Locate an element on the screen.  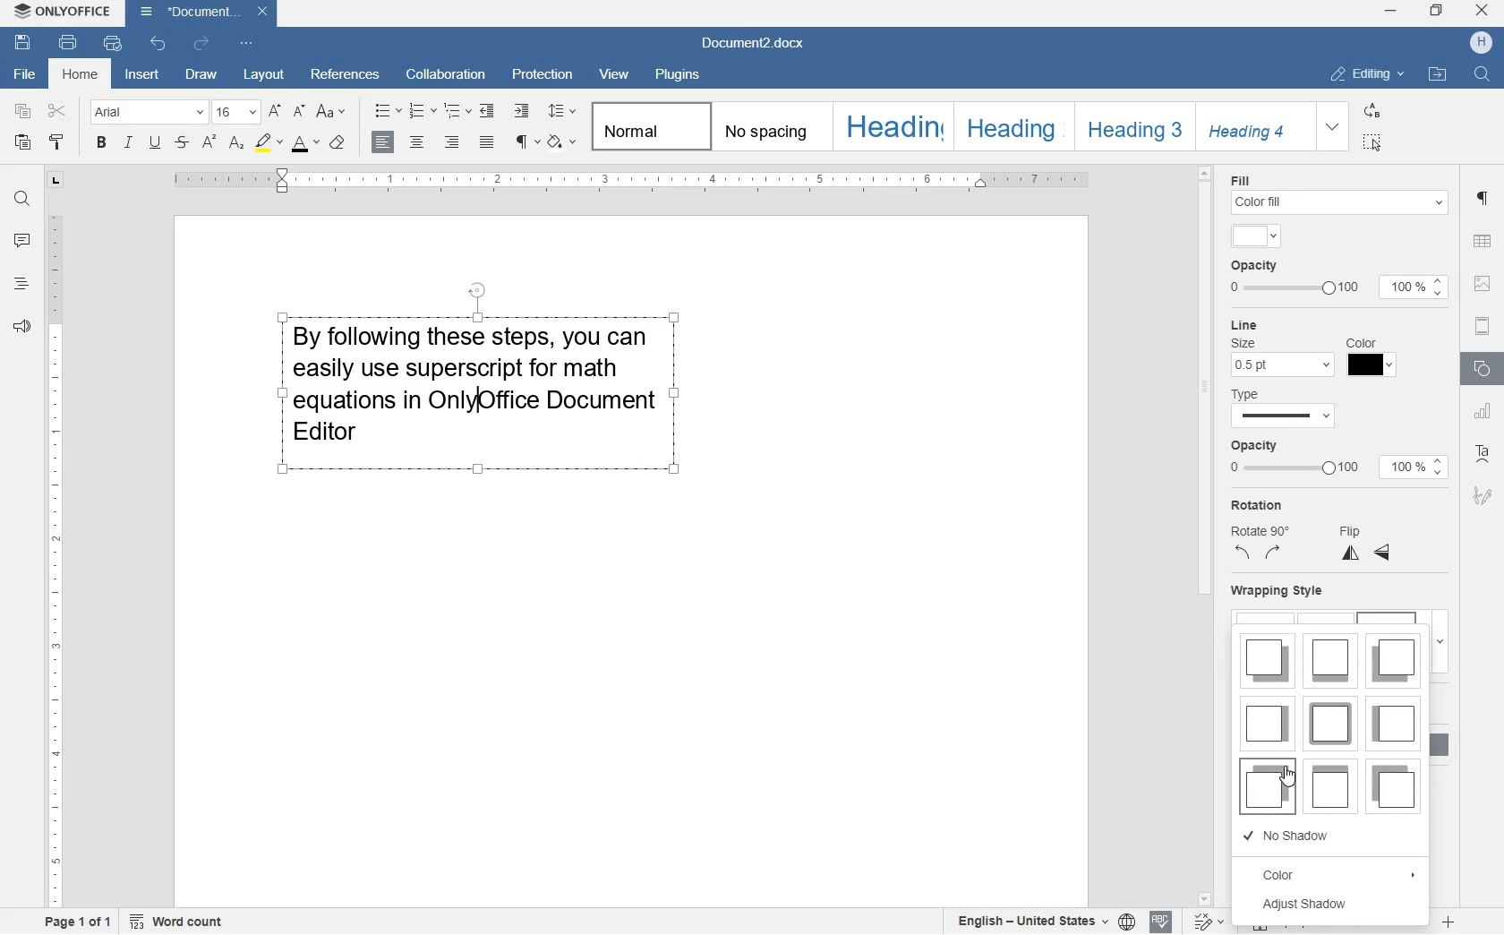
block of text written by user highlighted is located at coordinates (483, 380).